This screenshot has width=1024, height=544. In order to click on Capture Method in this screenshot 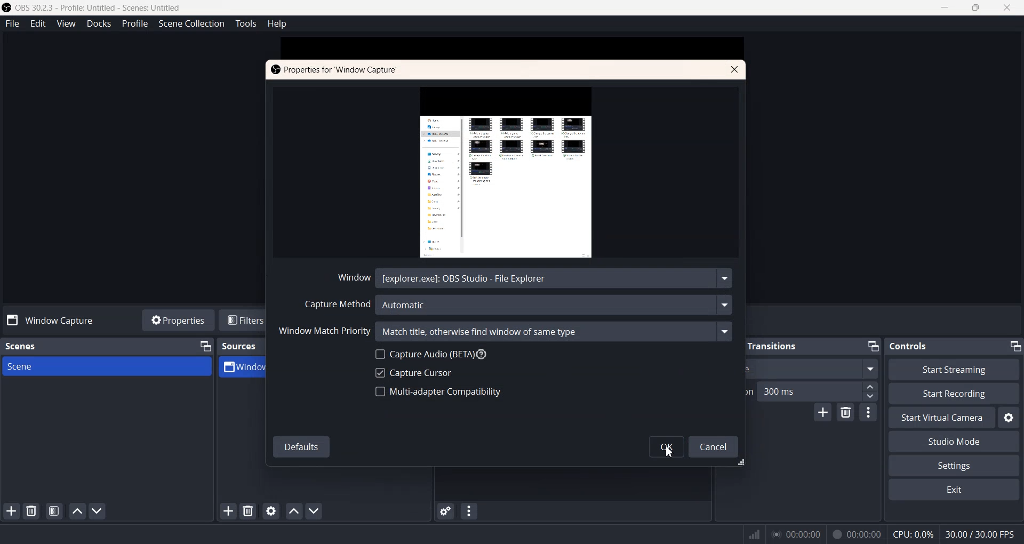, I will do `click(337, 306)`.